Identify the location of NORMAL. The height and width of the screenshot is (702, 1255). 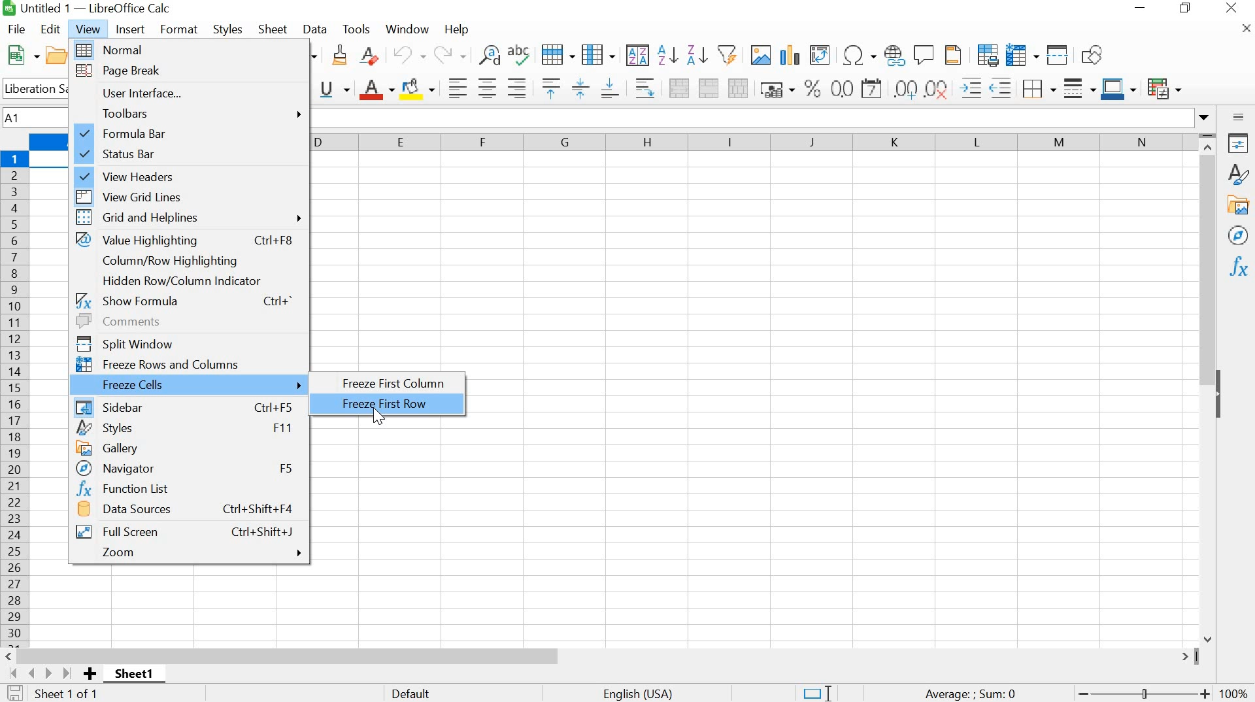
(192, 50).